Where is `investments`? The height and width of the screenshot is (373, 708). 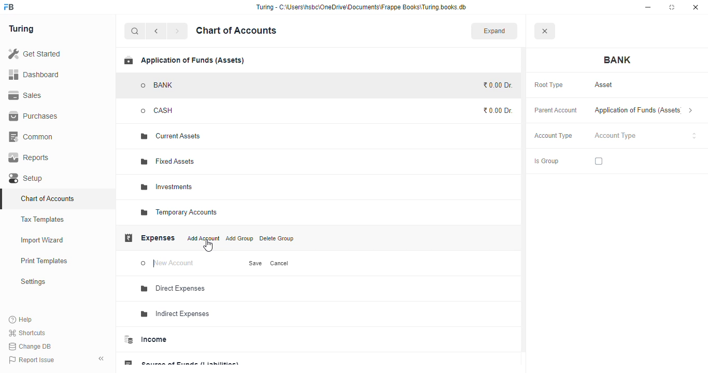 investments is located at coordinates (166, 187).